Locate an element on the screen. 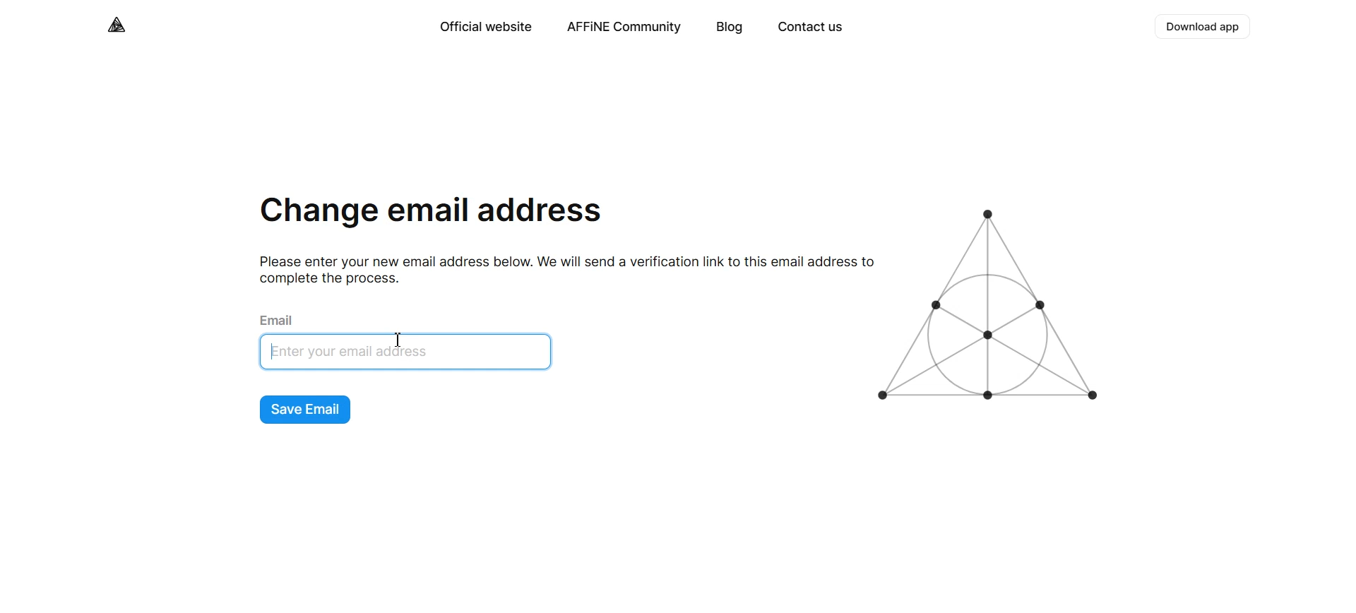  Cursor is located at coordinates (401, 340).